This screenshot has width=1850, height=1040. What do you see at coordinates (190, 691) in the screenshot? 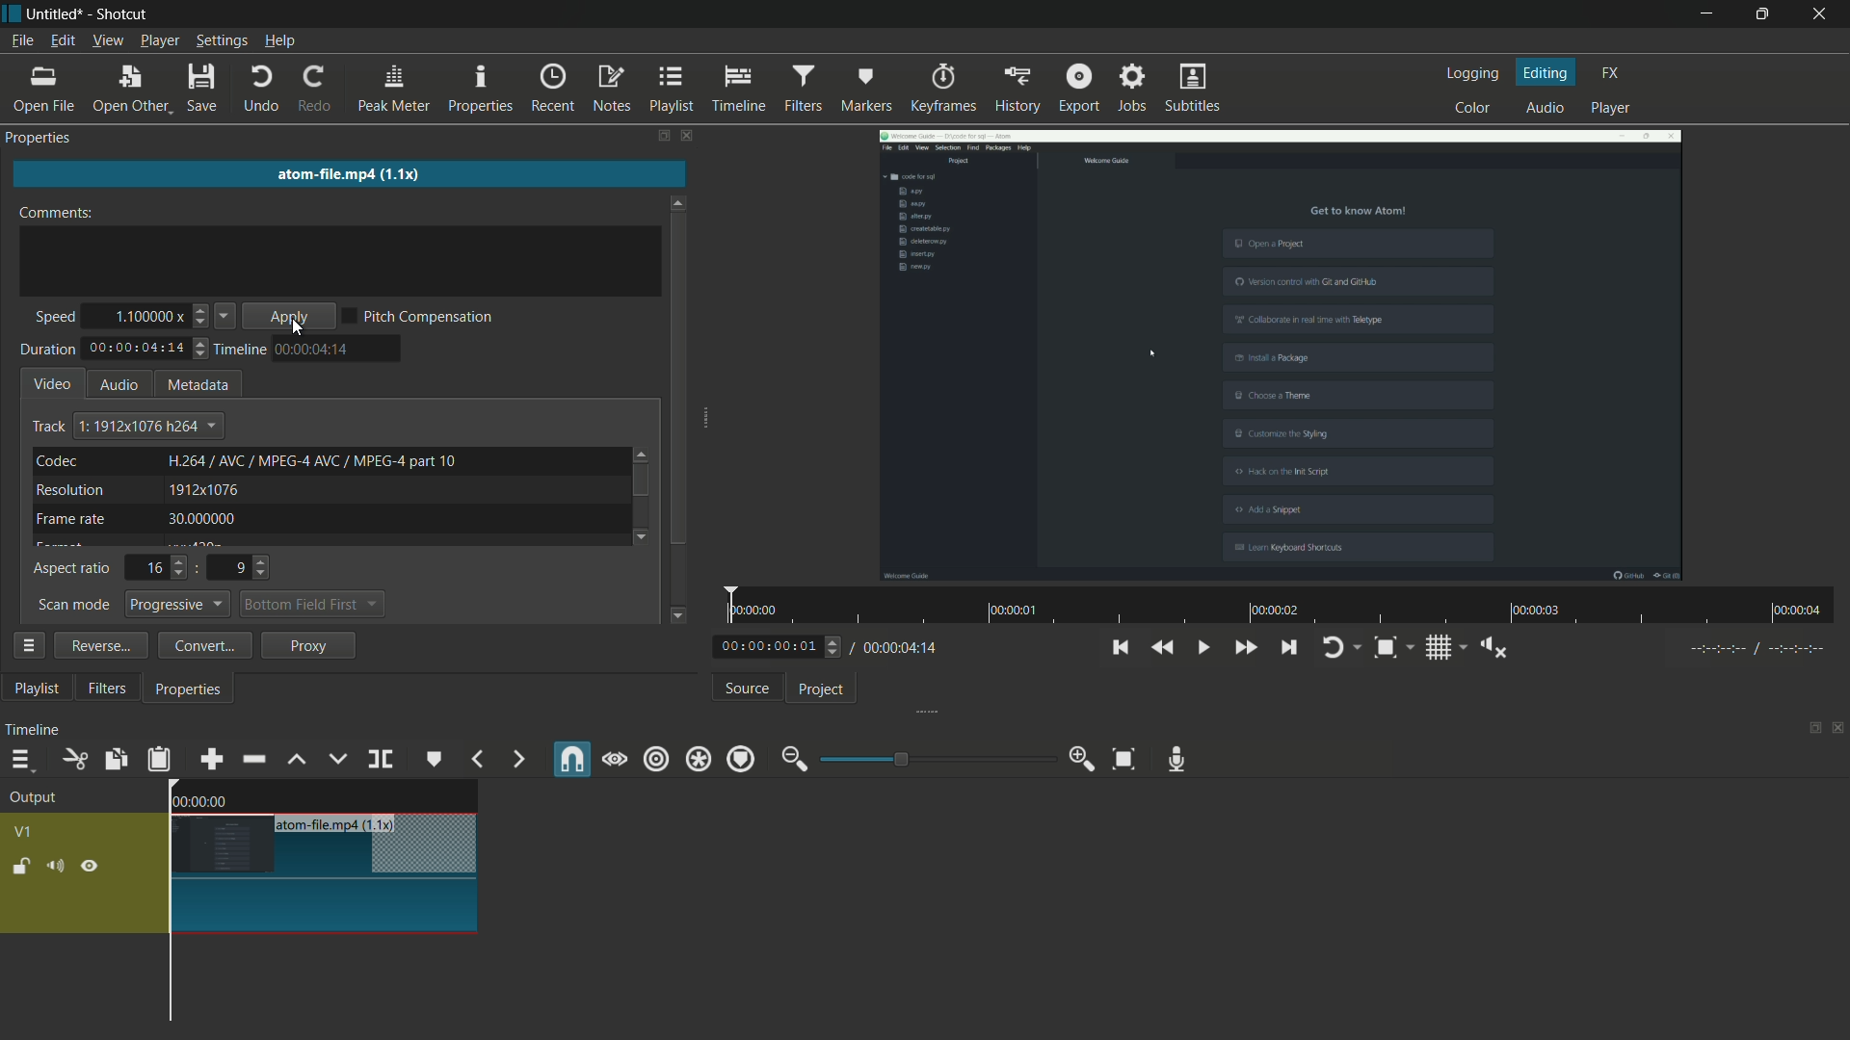
I see `properties` at bounding box center [190, 691].